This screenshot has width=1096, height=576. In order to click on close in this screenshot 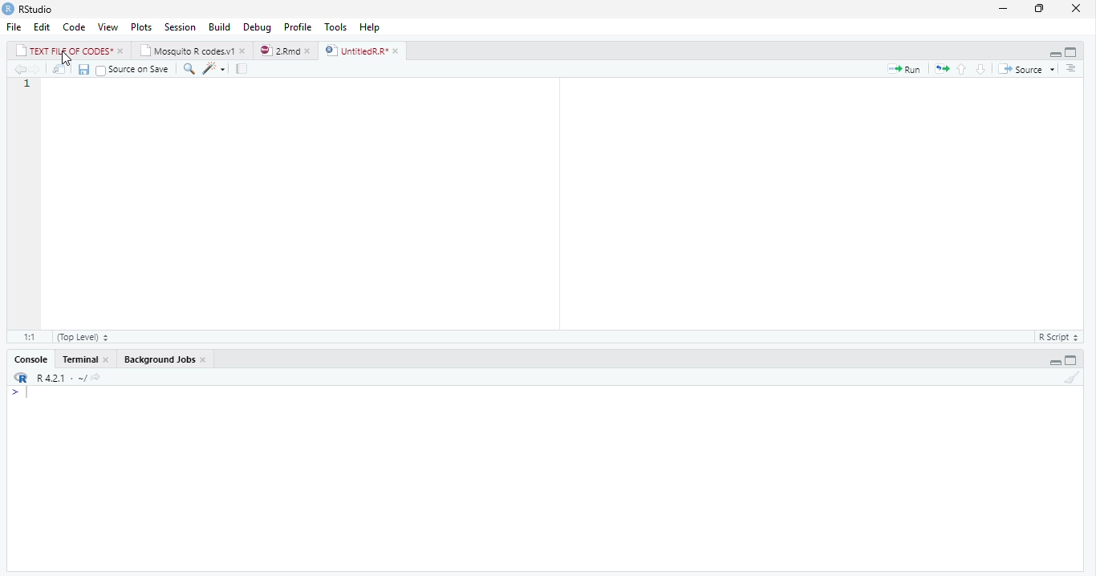, I will do `click(398, 51)`.